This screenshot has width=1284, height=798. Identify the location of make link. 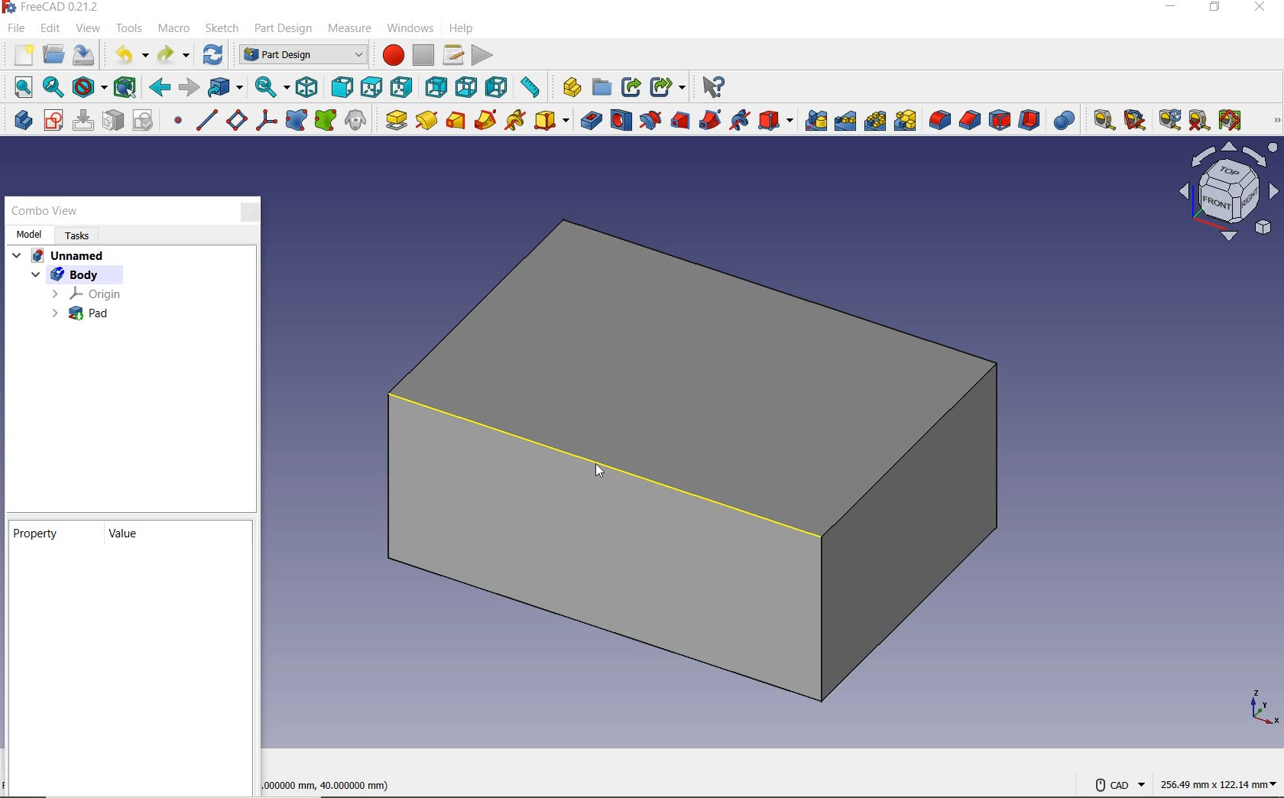
(631, 89).